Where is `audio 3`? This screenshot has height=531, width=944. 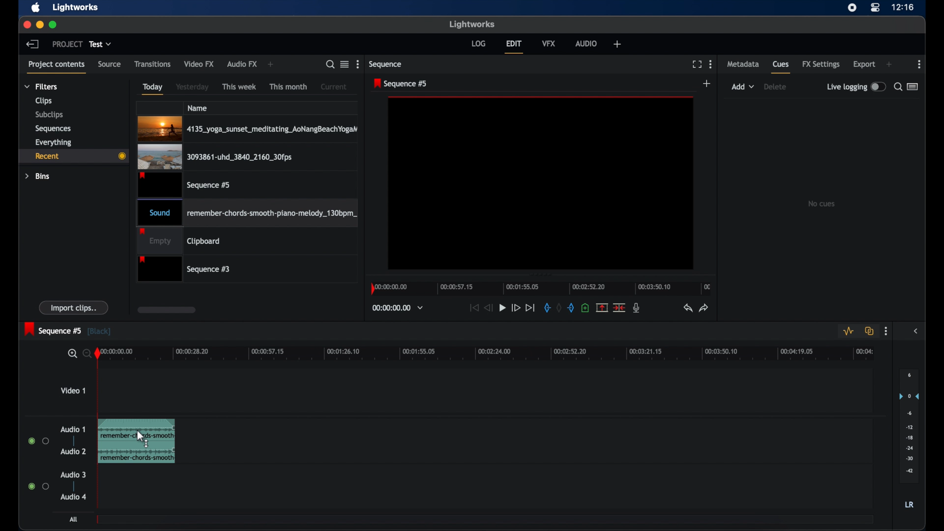 audio 3 is located at coordinates (74, 475).